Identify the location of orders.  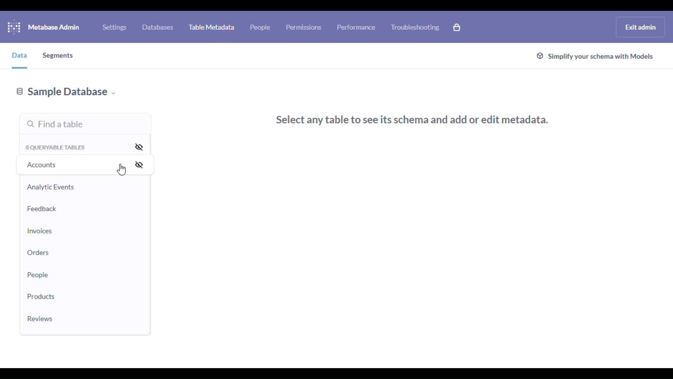
(38, 252).